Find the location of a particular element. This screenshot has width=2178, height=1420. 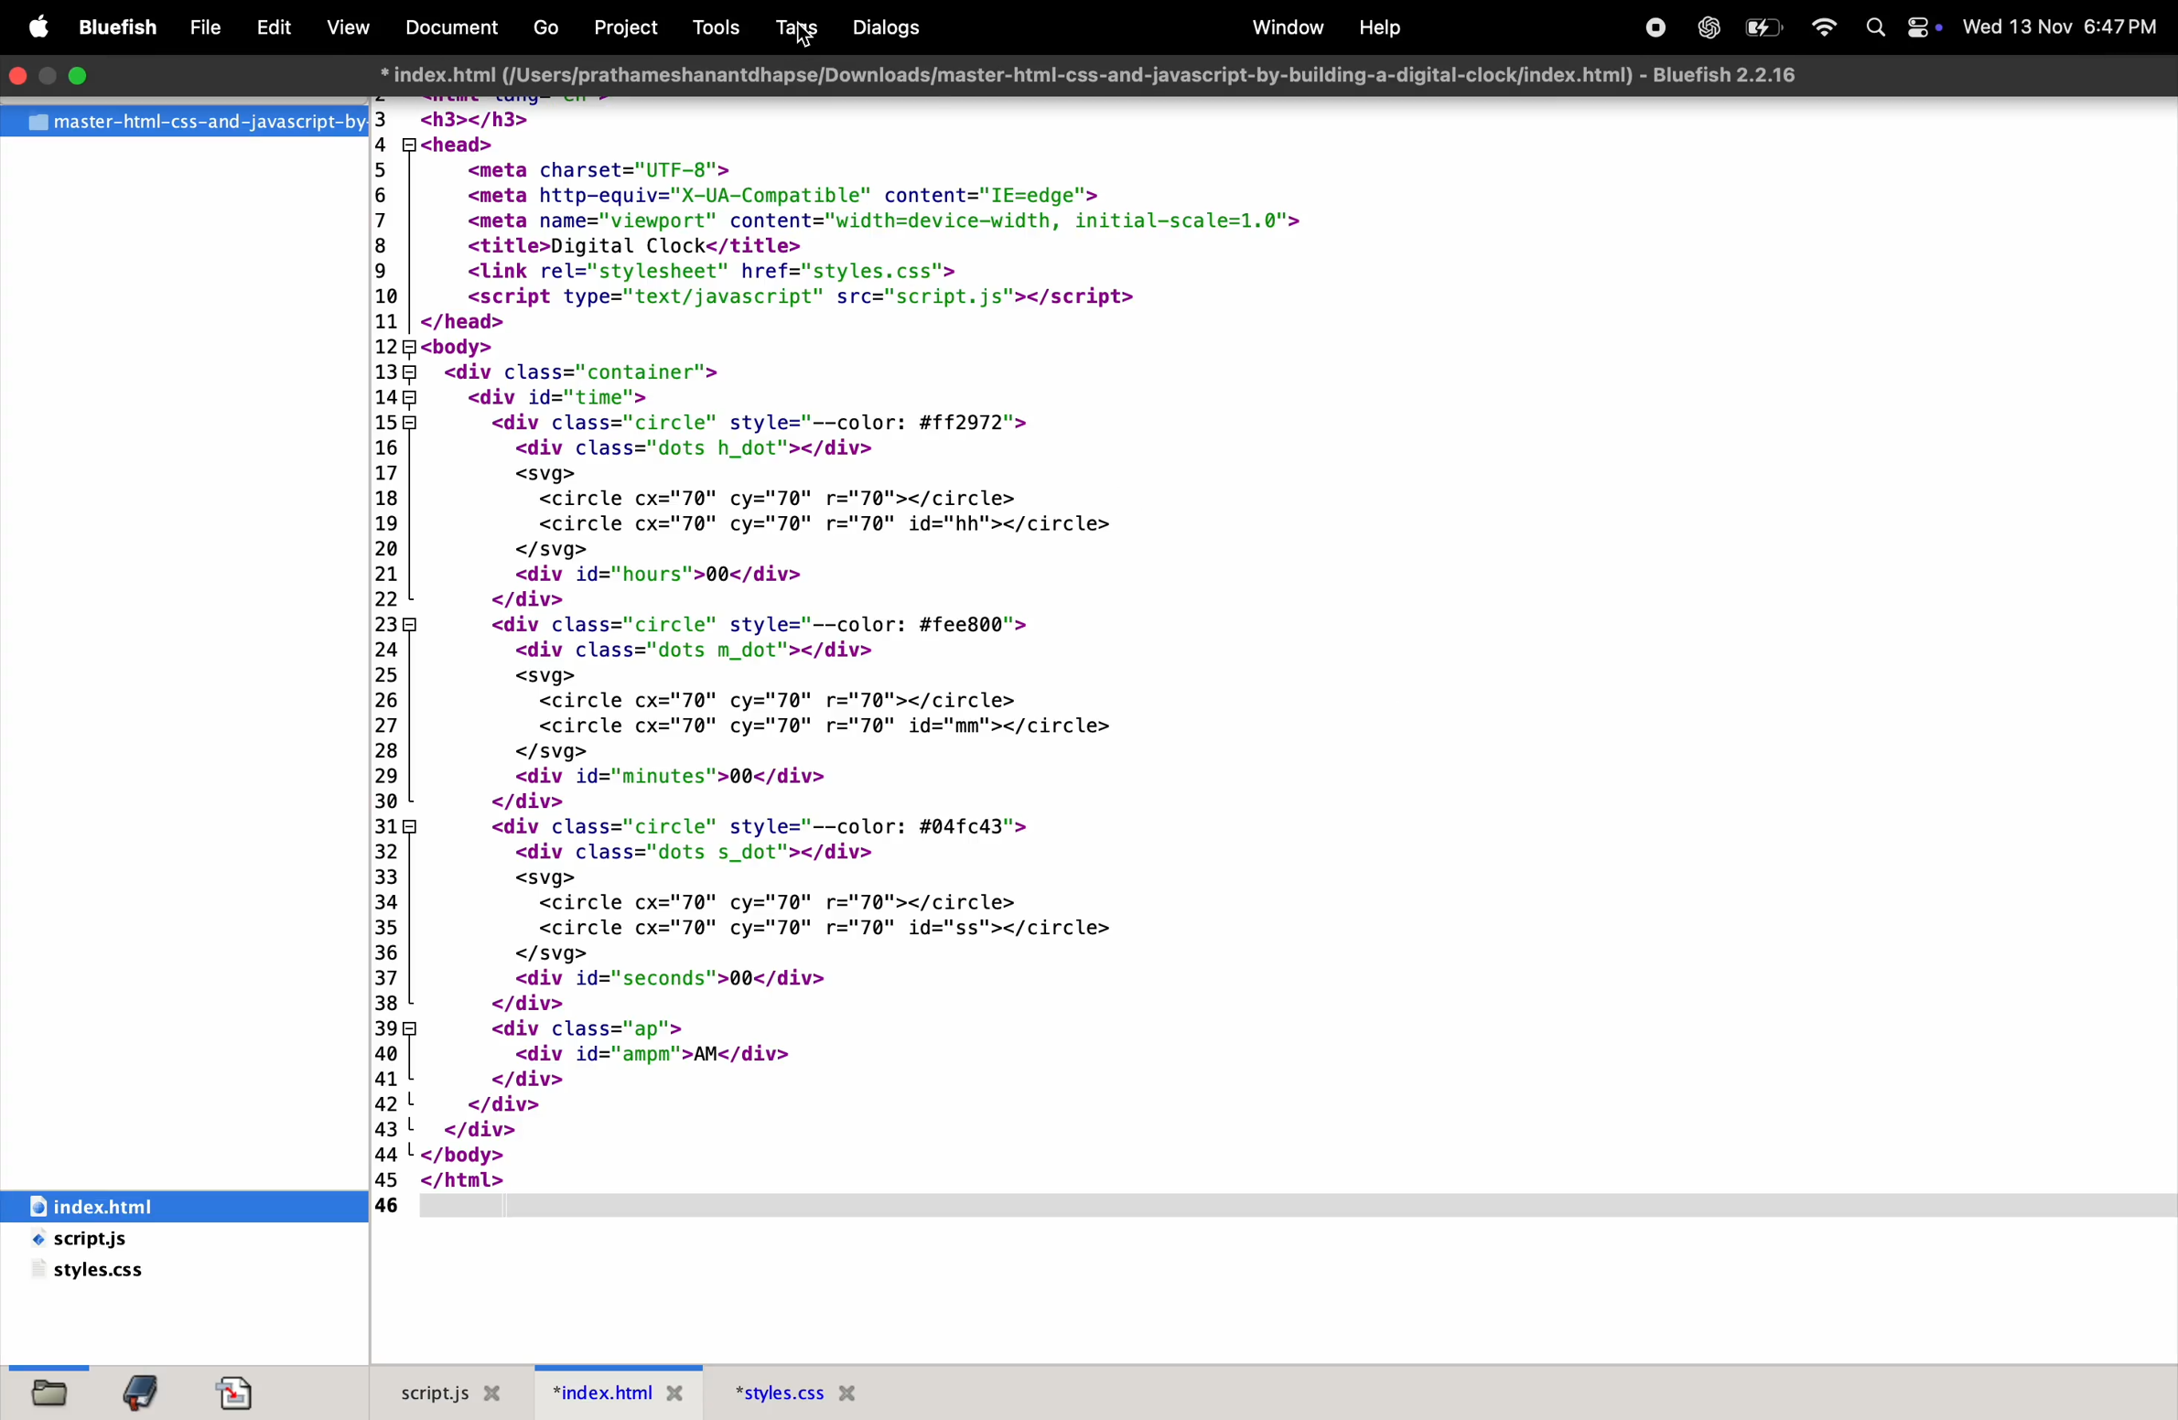

Style.css is located at coordinates (775, 1393).